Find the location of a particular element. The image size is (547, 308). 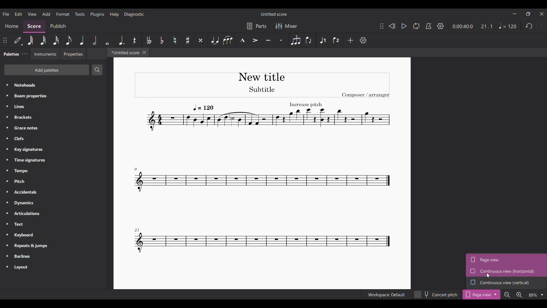

Add is located at coordinates (350, 40).